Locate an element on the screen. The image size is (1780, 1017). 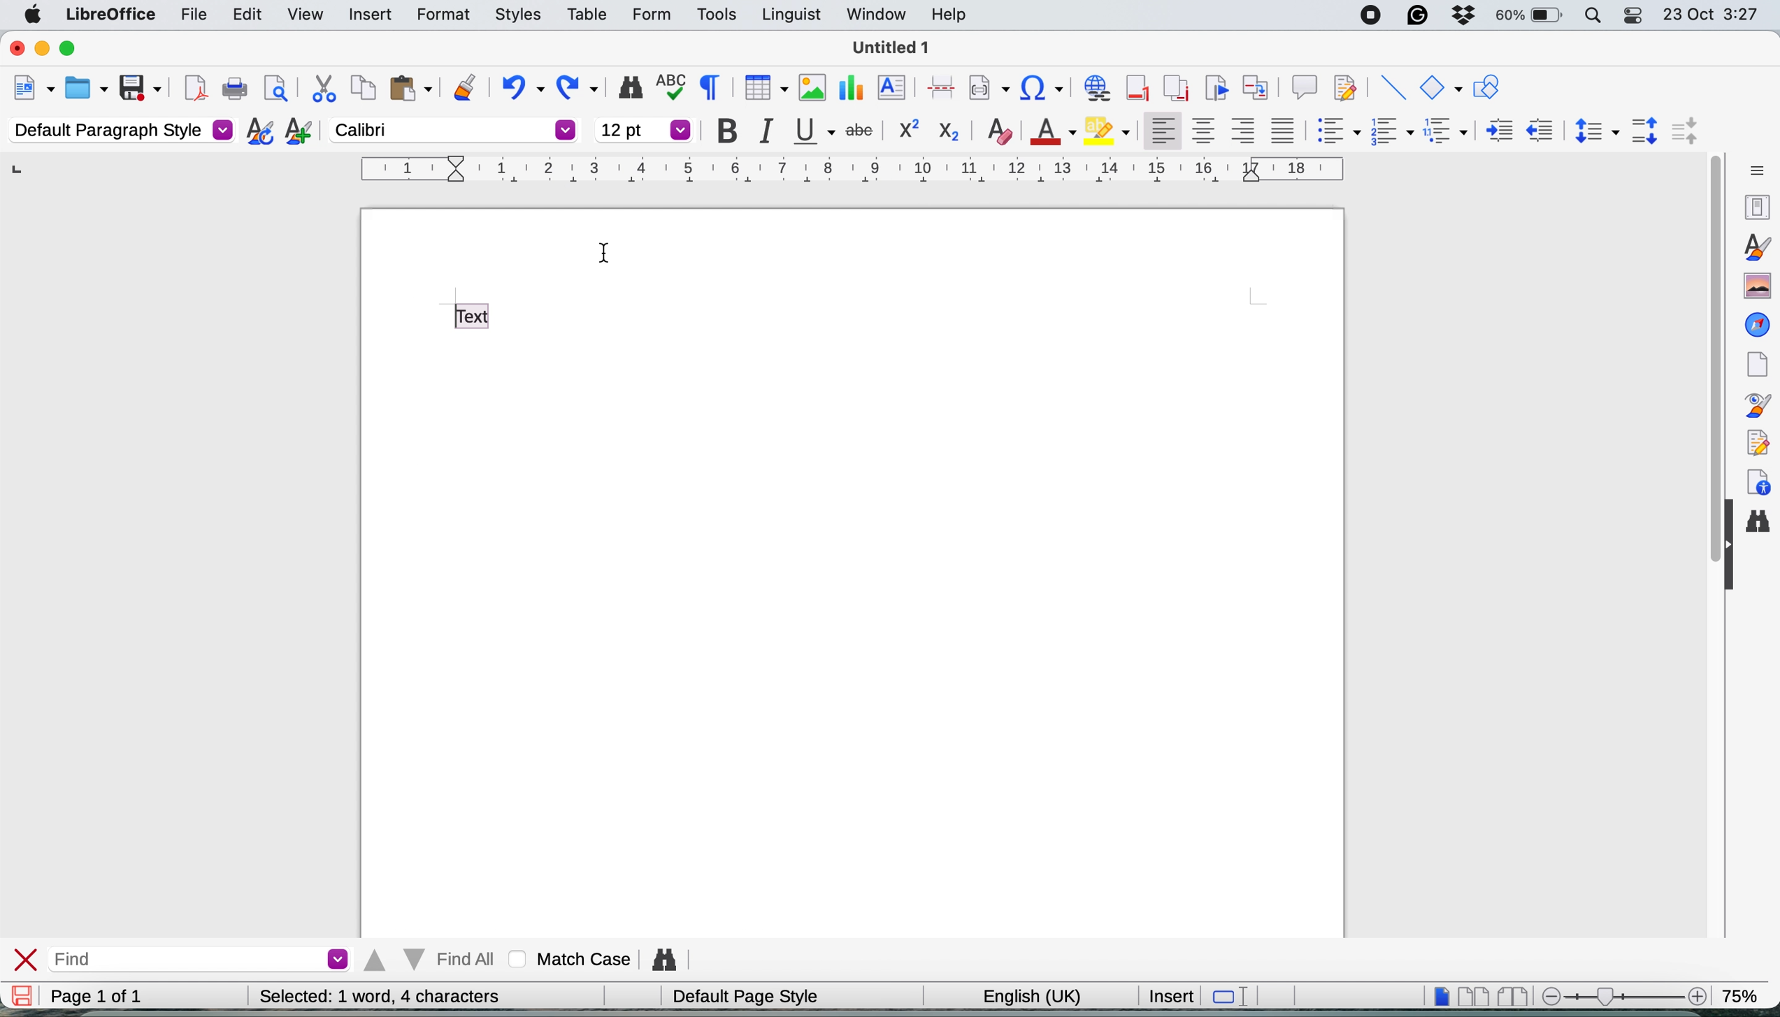
undo is located at coordinates (518, 85).